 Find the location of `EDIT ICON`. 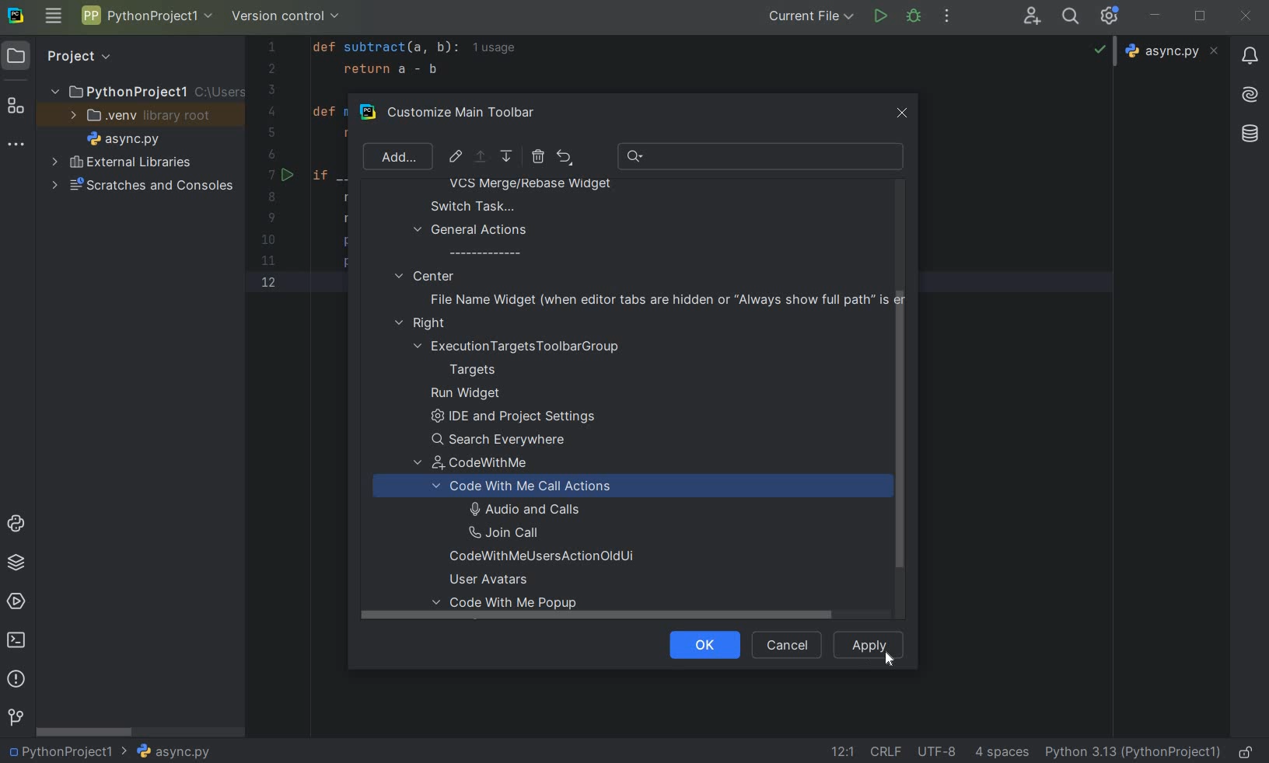

EDIT ICON is located at coordinates (456, 156).